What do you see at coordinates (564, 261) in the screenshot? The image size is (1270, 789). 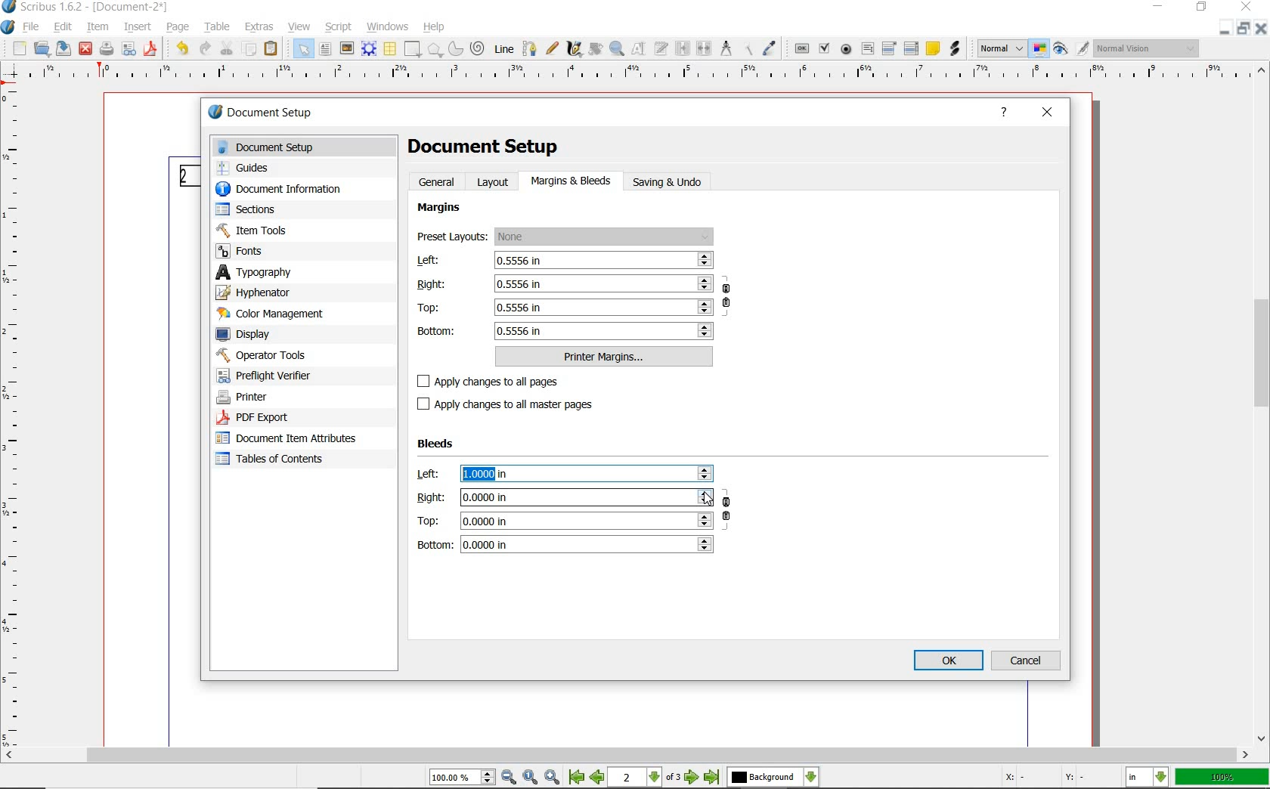 I see `left` at bounding box center [564, 261].